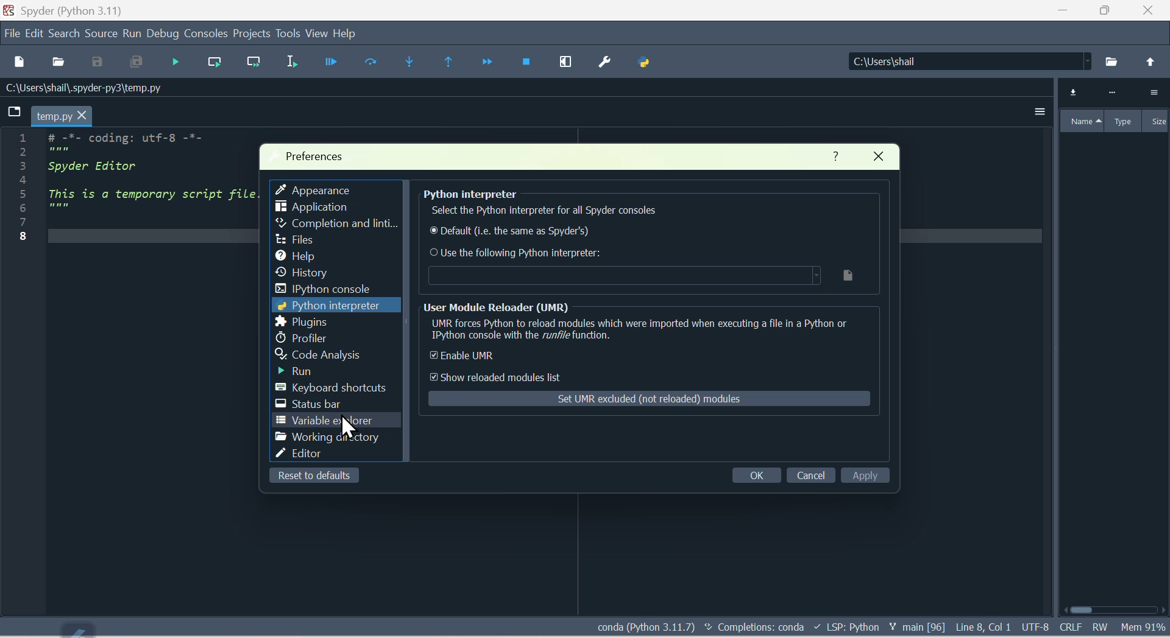 This screenshot has height=638, width=1170. Describe the element at coordinates (644, 205) in the screenshot. I see `Python interpreter - Select the Python interpreter for all Spyder consoles` at that location.